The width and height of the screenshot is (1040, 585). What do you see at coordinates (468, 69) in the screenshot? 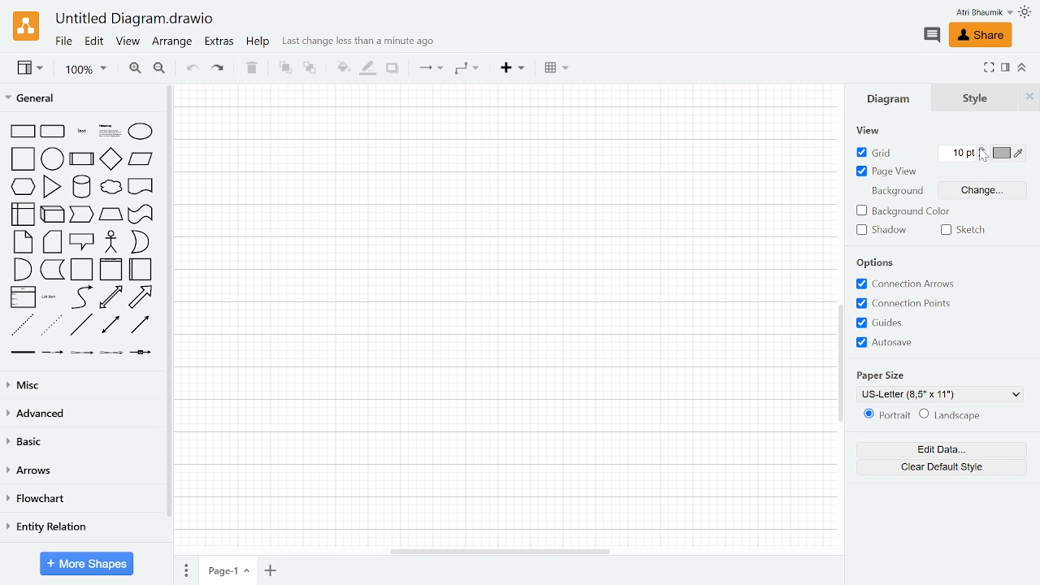
I see `Waypoints` at bounding box center [468, 69].